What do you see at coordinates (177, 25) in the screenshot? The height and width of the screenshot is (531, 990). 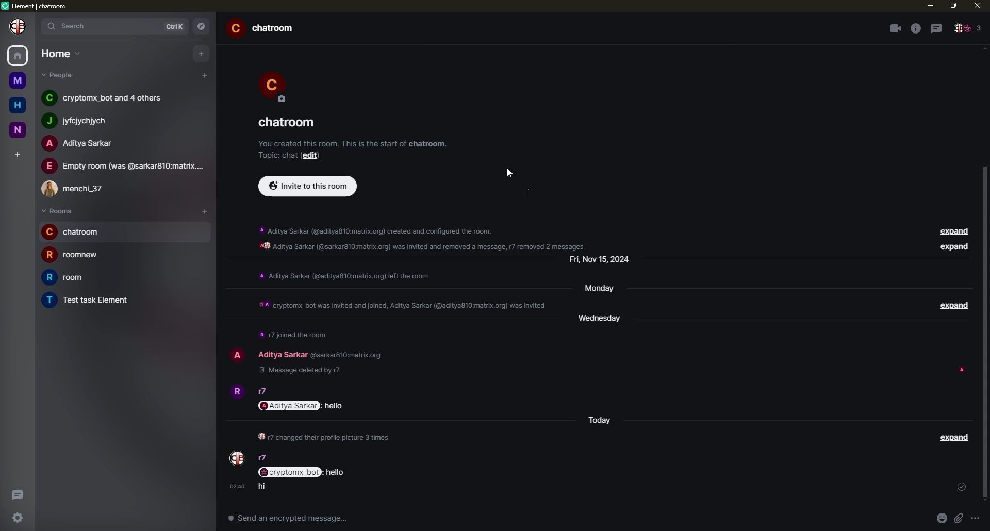 I see `ctrlK` at bounding box center [177, 25].